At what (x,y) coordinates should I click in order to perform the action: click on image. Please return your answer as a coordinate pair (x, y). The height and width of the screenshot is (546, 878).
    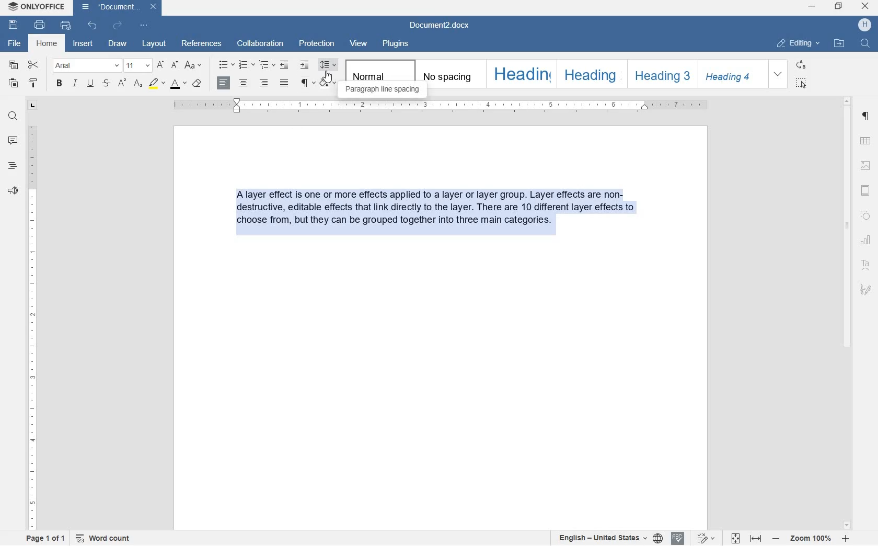
    Looking at the image, I should click on (865, 165).